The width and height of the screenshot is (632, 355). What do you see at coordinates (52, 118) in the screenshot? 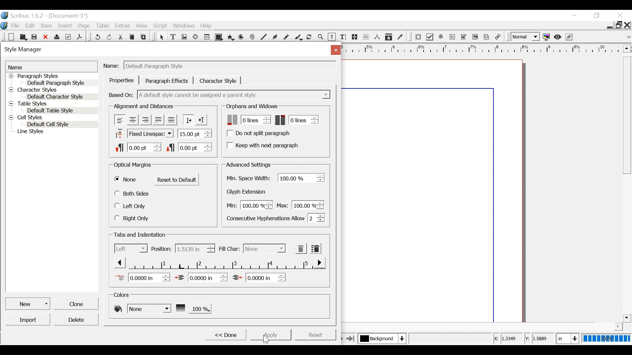
I see `Cell Styles` at bounding box center [52, 118].